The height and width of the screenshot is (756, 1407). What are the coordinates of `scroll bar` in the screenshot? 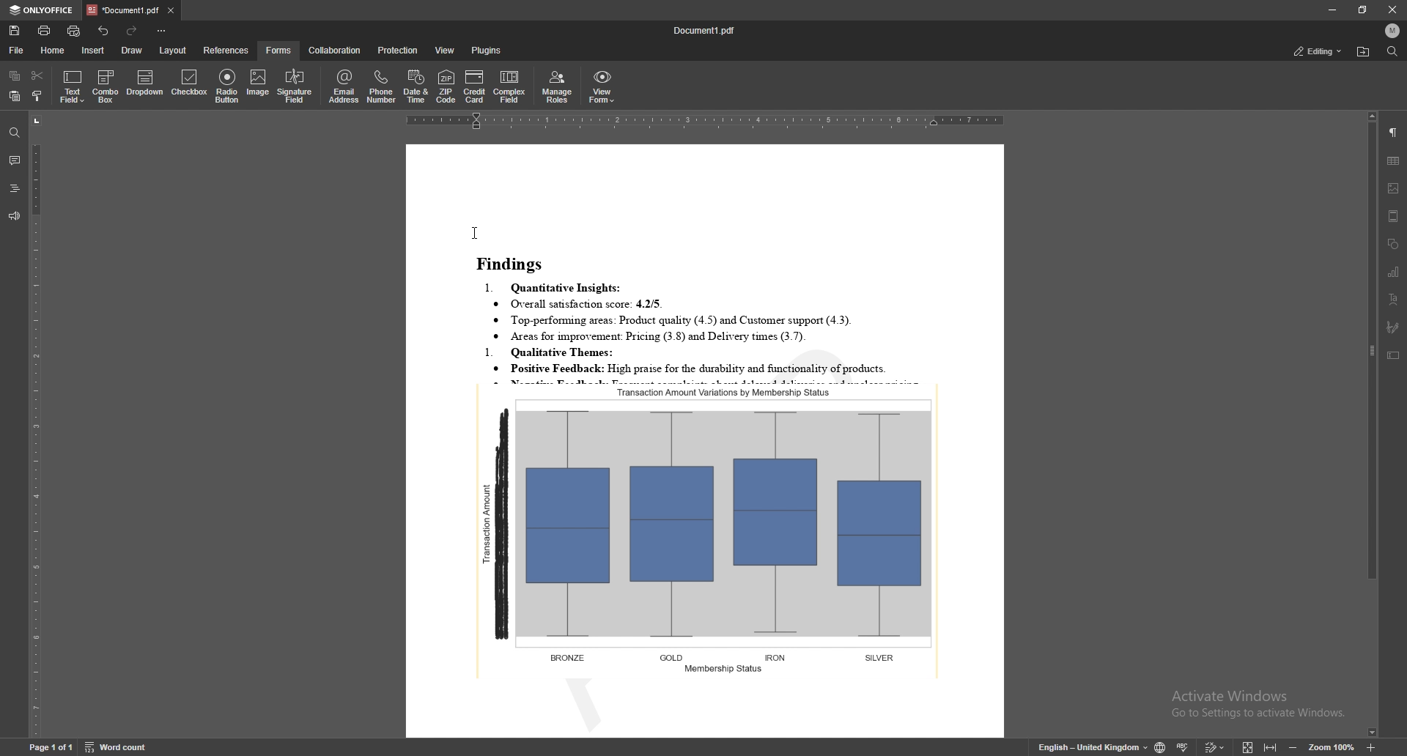 It's located at (1370, 424).